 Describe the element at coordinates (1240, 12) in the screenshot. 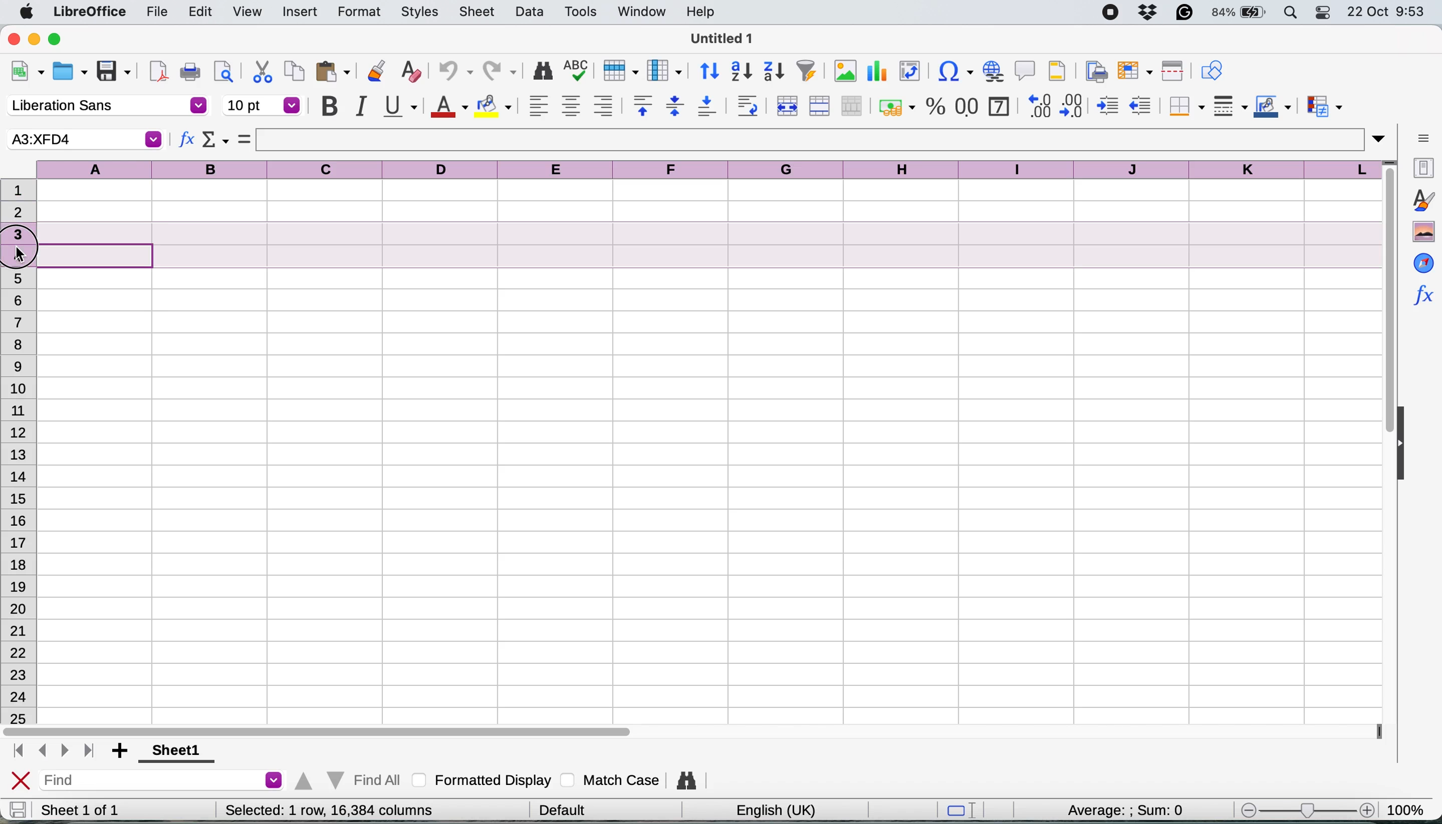

I see `battery` at that location.